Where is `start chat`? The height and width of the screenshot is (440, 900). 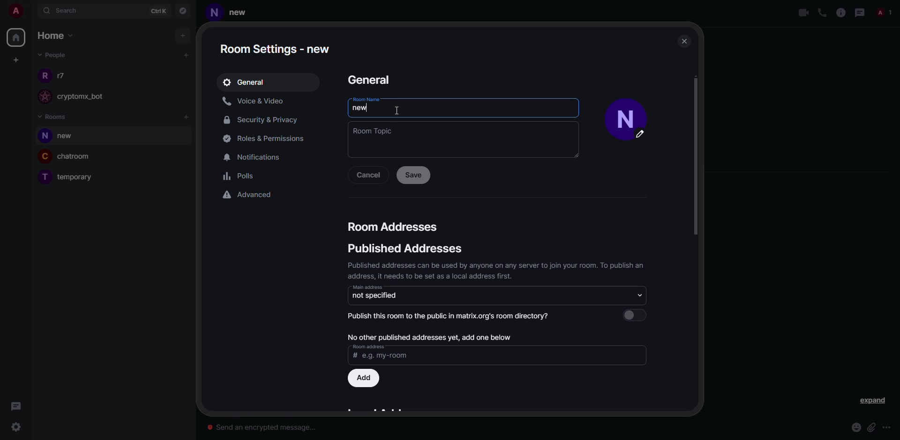
start chat is located at coordinates (186, 55).